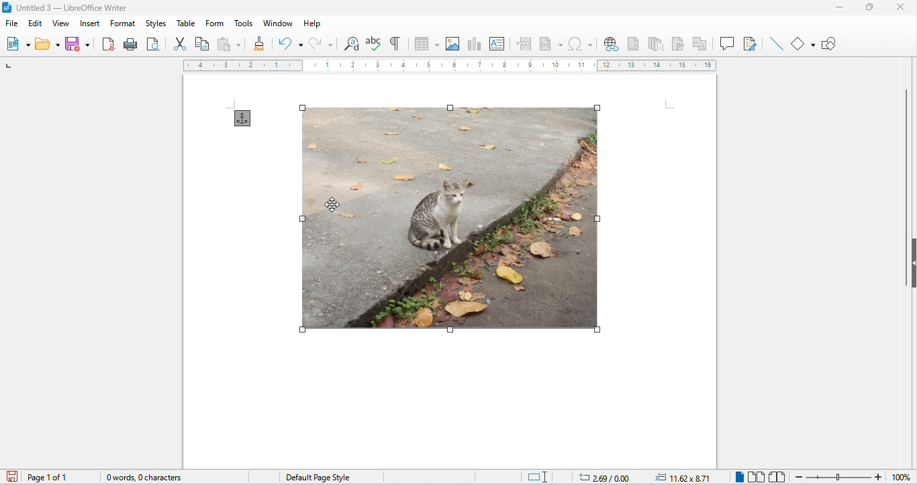  What do you see at coordinates (702, 44) in the screenshot?
I see `insert cross reference` at bounding box center [702, 44].